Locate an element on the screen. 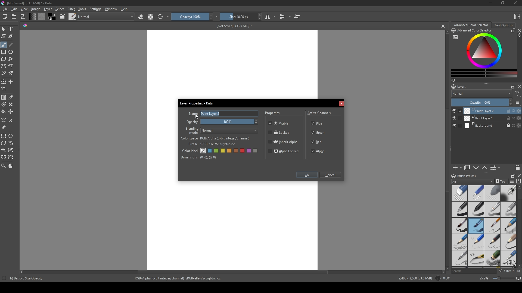  free hand is located at coordinates (11, 66).